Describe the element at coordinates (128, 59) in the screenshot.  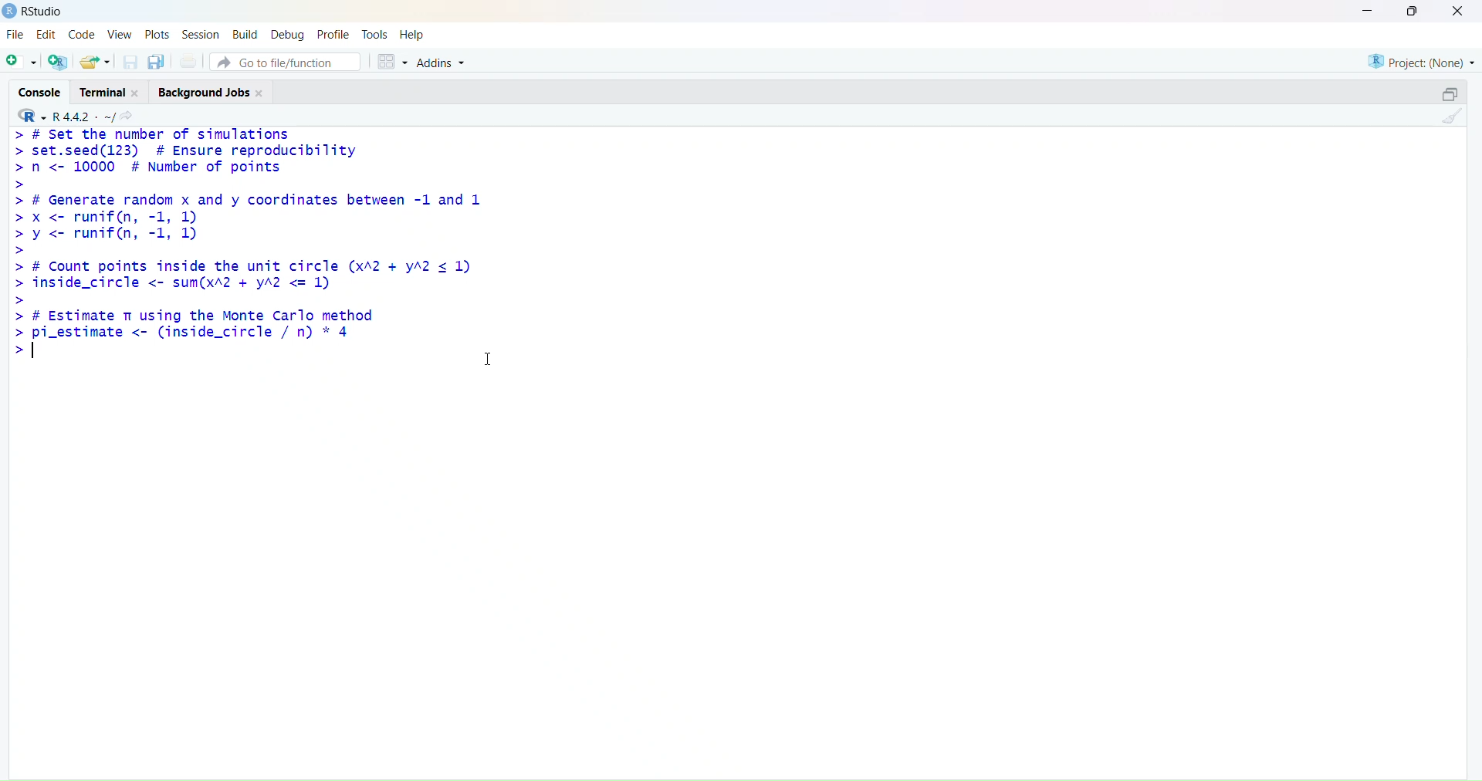
I see `Save current document (Ctrl + S)` at that location.